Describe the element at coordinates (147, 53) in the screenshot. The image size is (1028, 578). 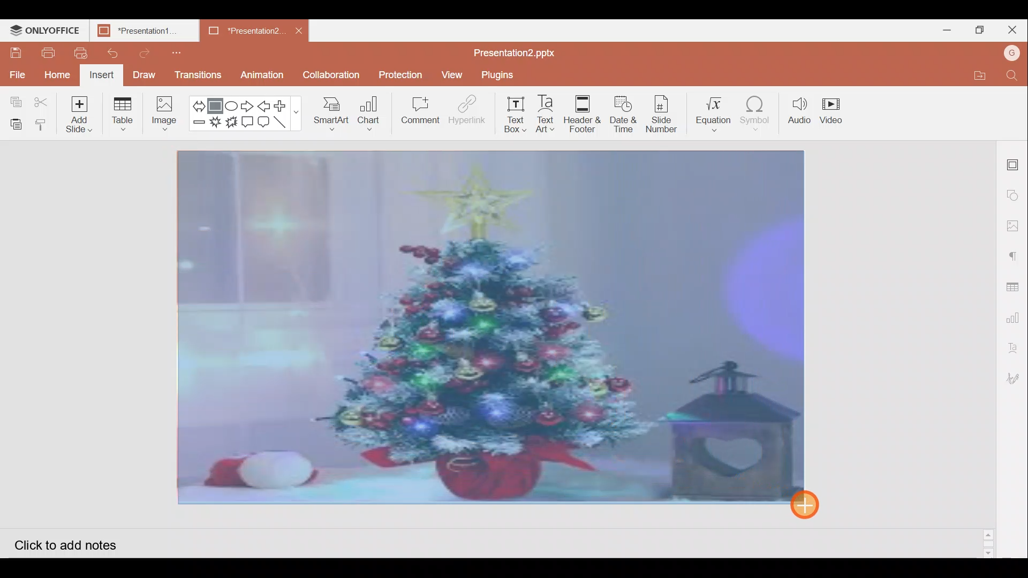
I see `Redo` at that location.